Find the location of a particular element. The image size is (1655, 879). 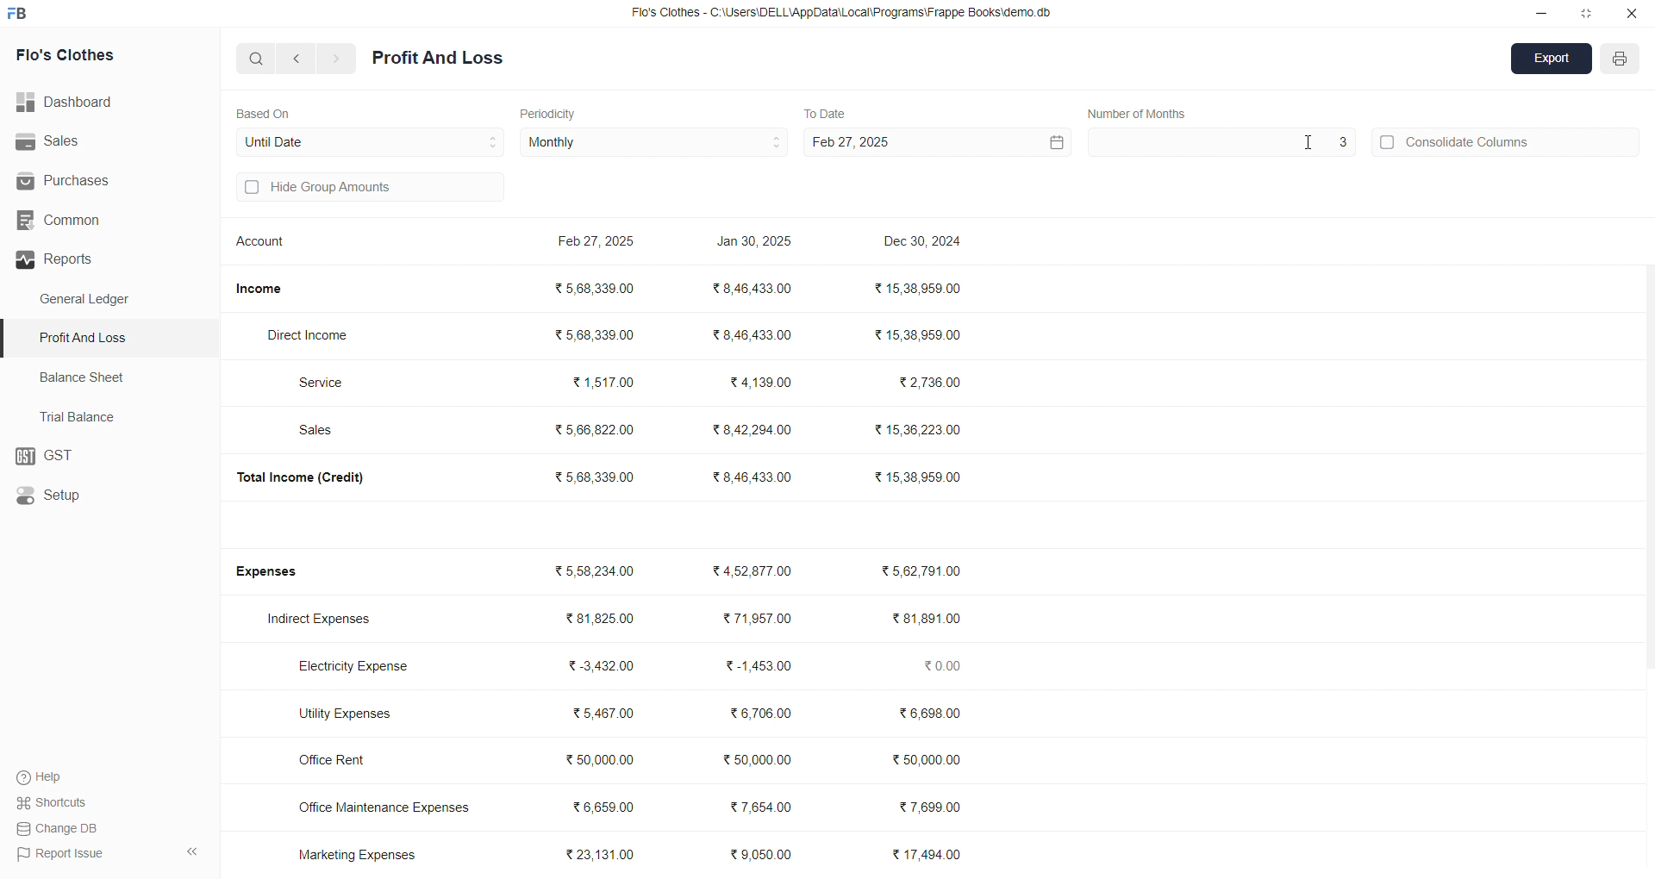

Utility Expenses. is located at coordinates (355, 713).